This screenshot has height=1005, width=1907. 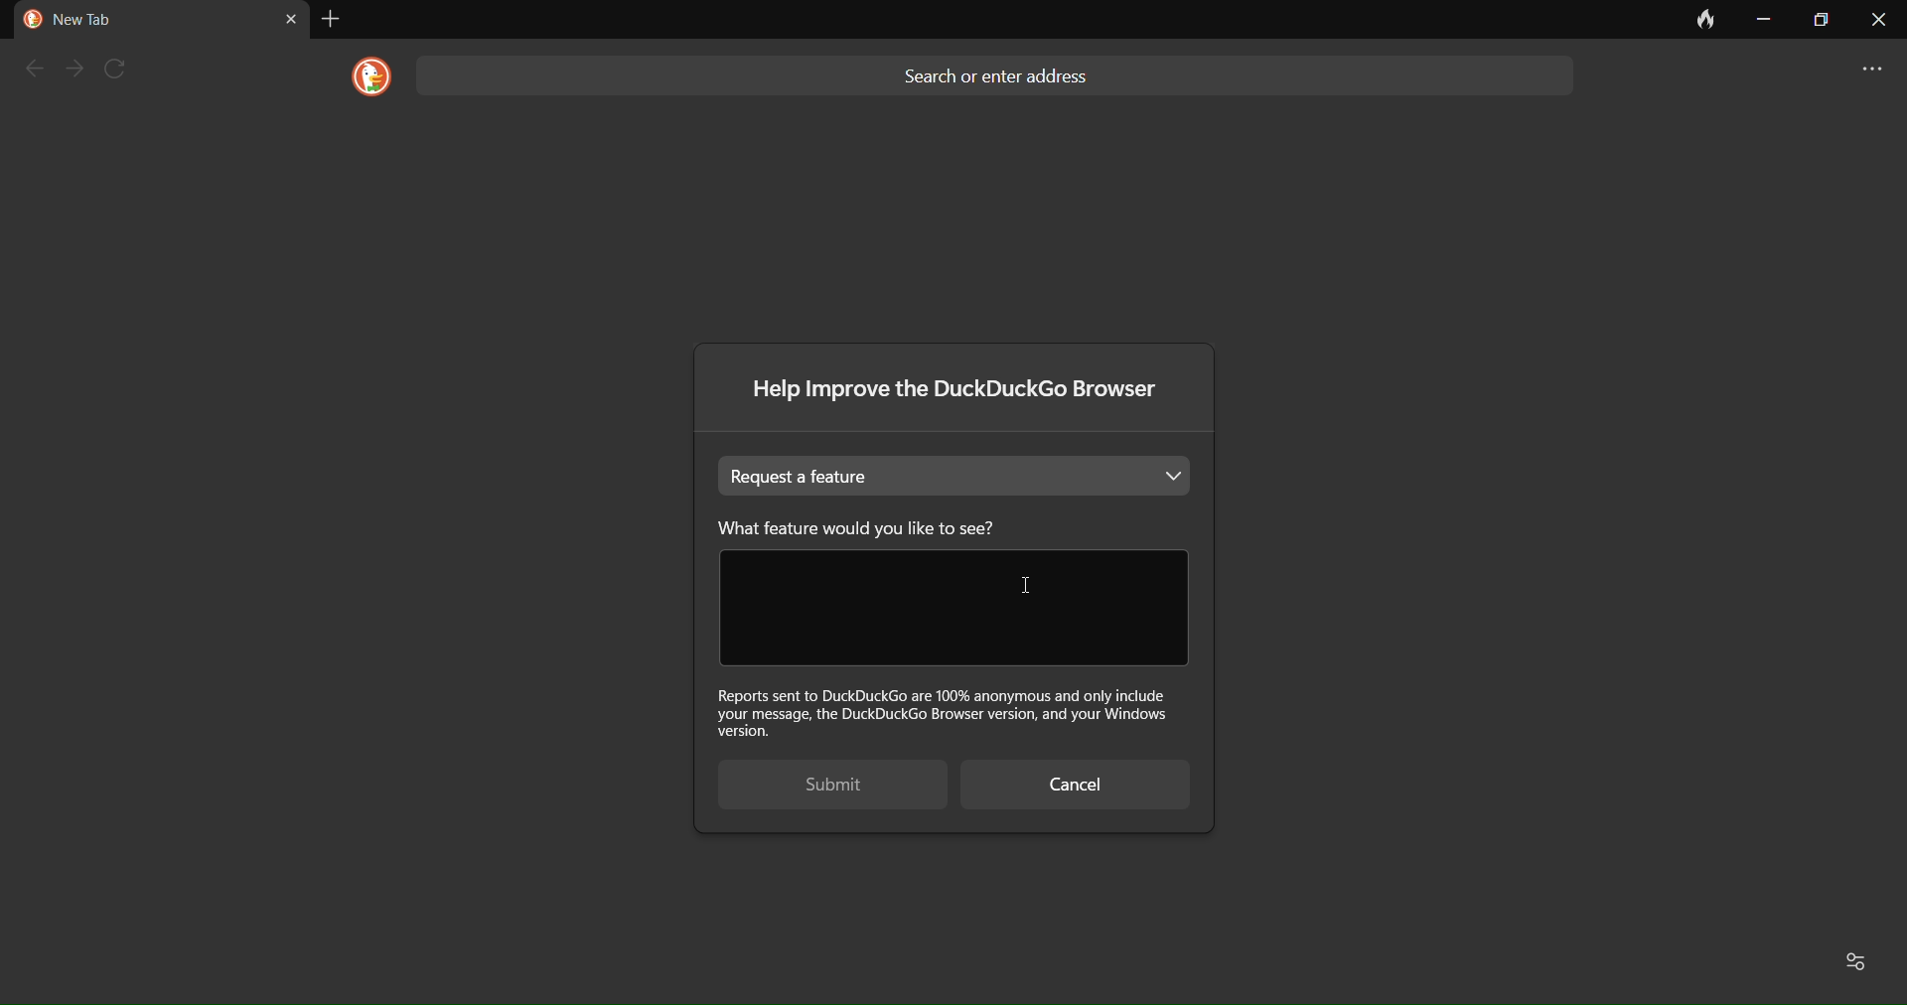 What do you see at coordinates (952, 609) in the screenshot?
I see `write here` at bounding box center [952, 609].